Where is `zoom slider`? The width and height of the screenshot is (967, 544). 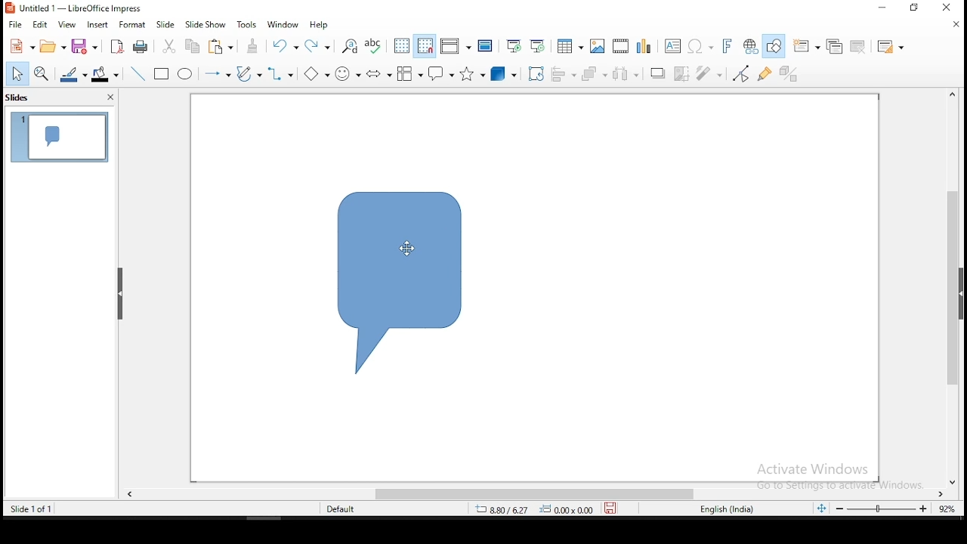 zoom slider is located at coordinates (883, 510).